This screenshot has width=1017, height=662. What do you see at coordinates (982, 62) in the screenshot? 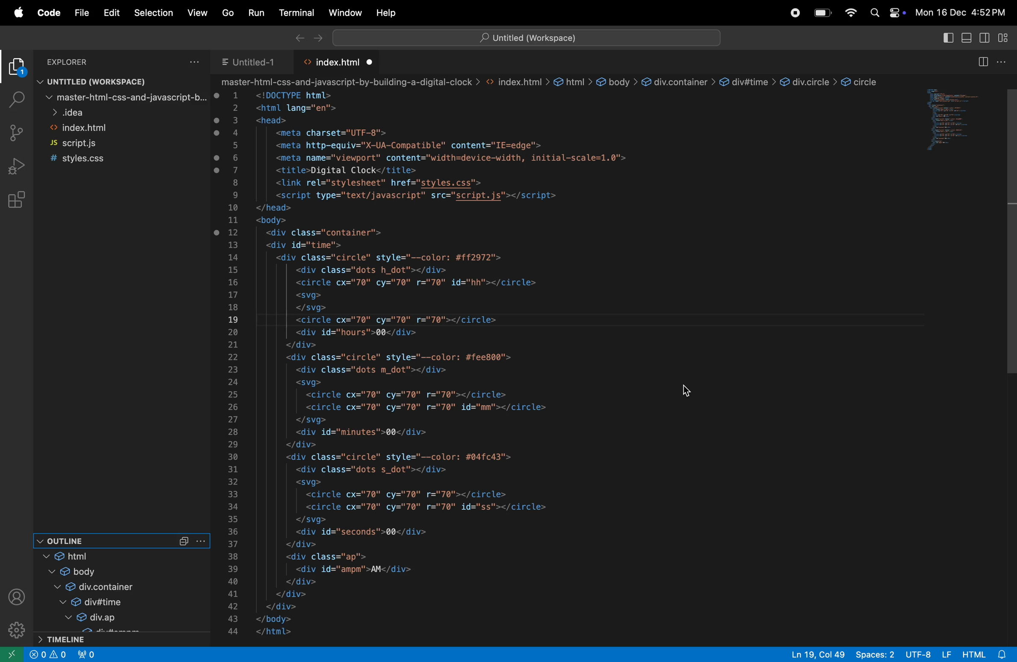
I see `split editor` at bounding box center [982, 62].